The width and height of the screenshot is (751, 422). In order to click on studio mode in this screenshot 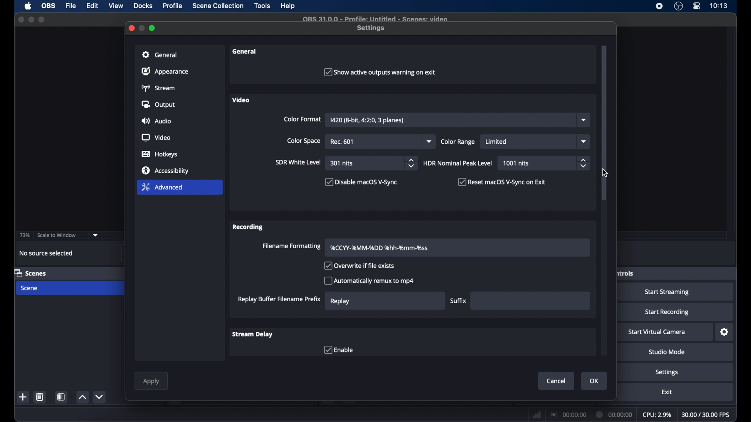, I will do `click(667, 352)`.